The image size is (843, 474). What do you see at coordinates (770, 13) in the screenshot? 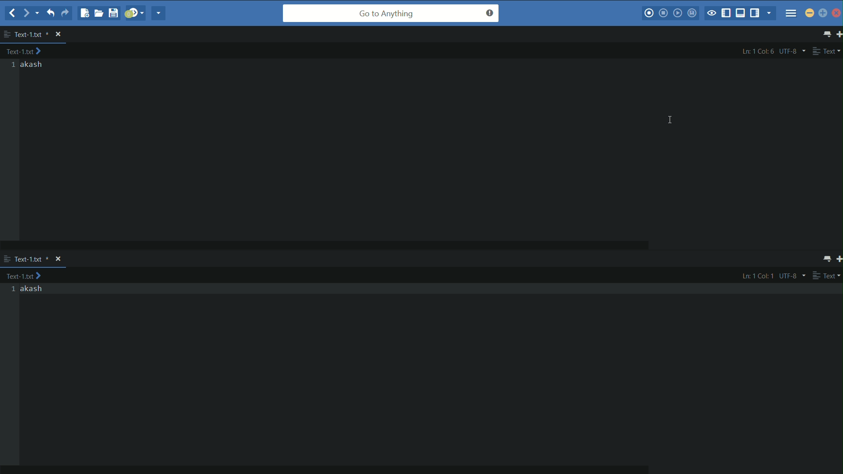
I see `show specific sidebar/tab` at bounding box center [770, 13].